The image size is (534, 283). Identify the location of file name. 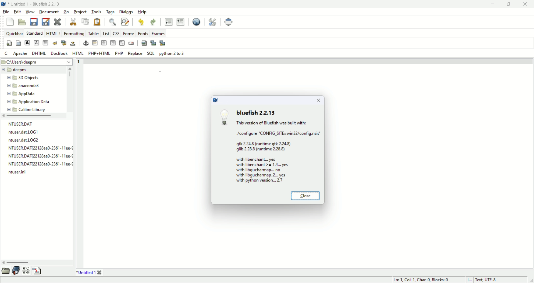
(18, 123).